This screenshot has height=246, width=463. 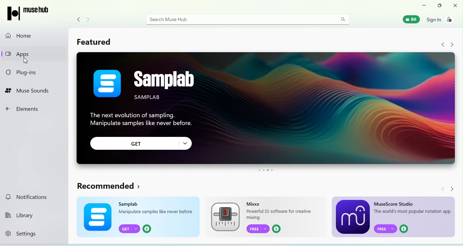 What do you see at coordinates (280, 214) in the screenshot?
I see `Powerful DJ software for creative mixing` at bounding box center [280, 214].